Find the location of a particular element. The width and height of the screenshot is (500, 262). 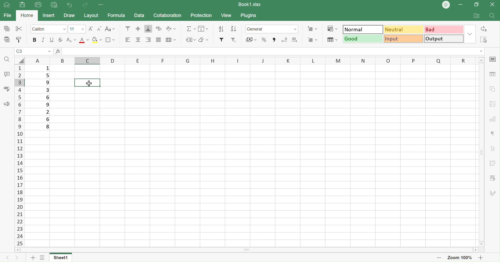

Copy is located at coordinates (6, 28).